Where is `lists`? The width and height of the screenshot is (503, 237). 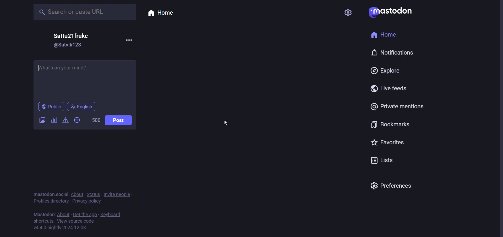 lists is located at coordinates (382, 160).